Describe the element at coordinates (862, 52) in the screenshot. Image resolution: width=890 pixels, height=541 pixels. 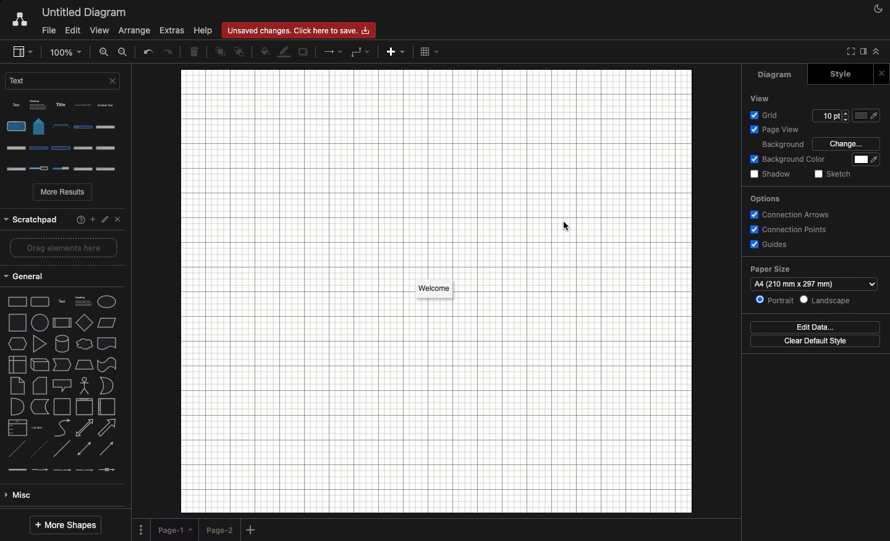
I see `Sidebar` at that location.